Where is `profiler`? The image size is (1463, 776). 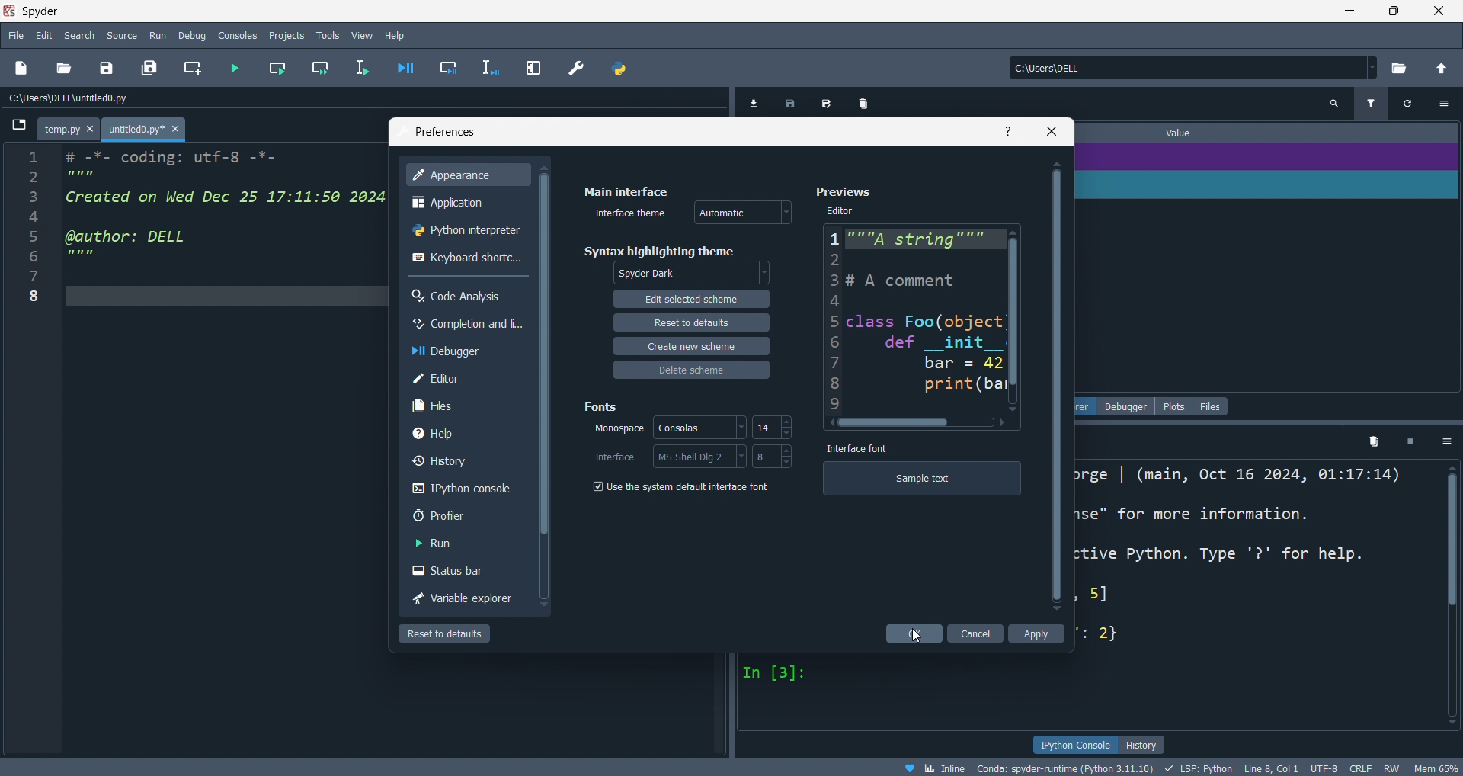
profiler is located at coordinates (466, 512).